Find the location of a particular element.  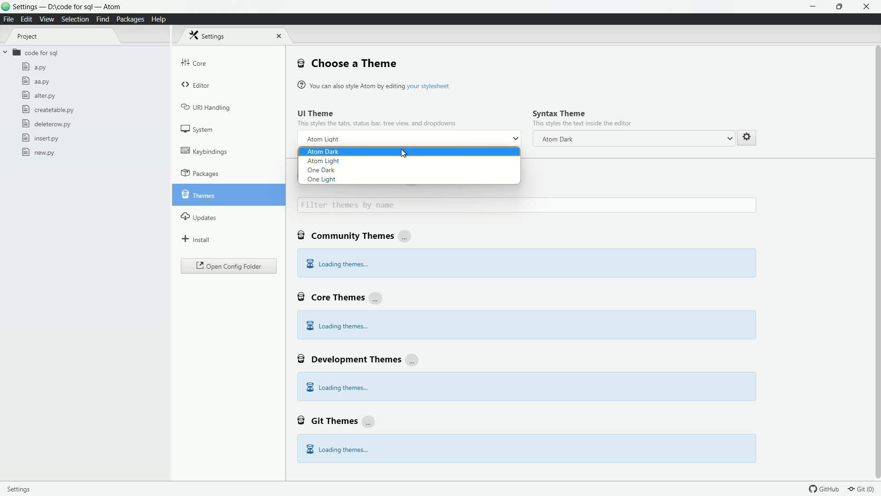

one light is located at coordinates (322, 180).